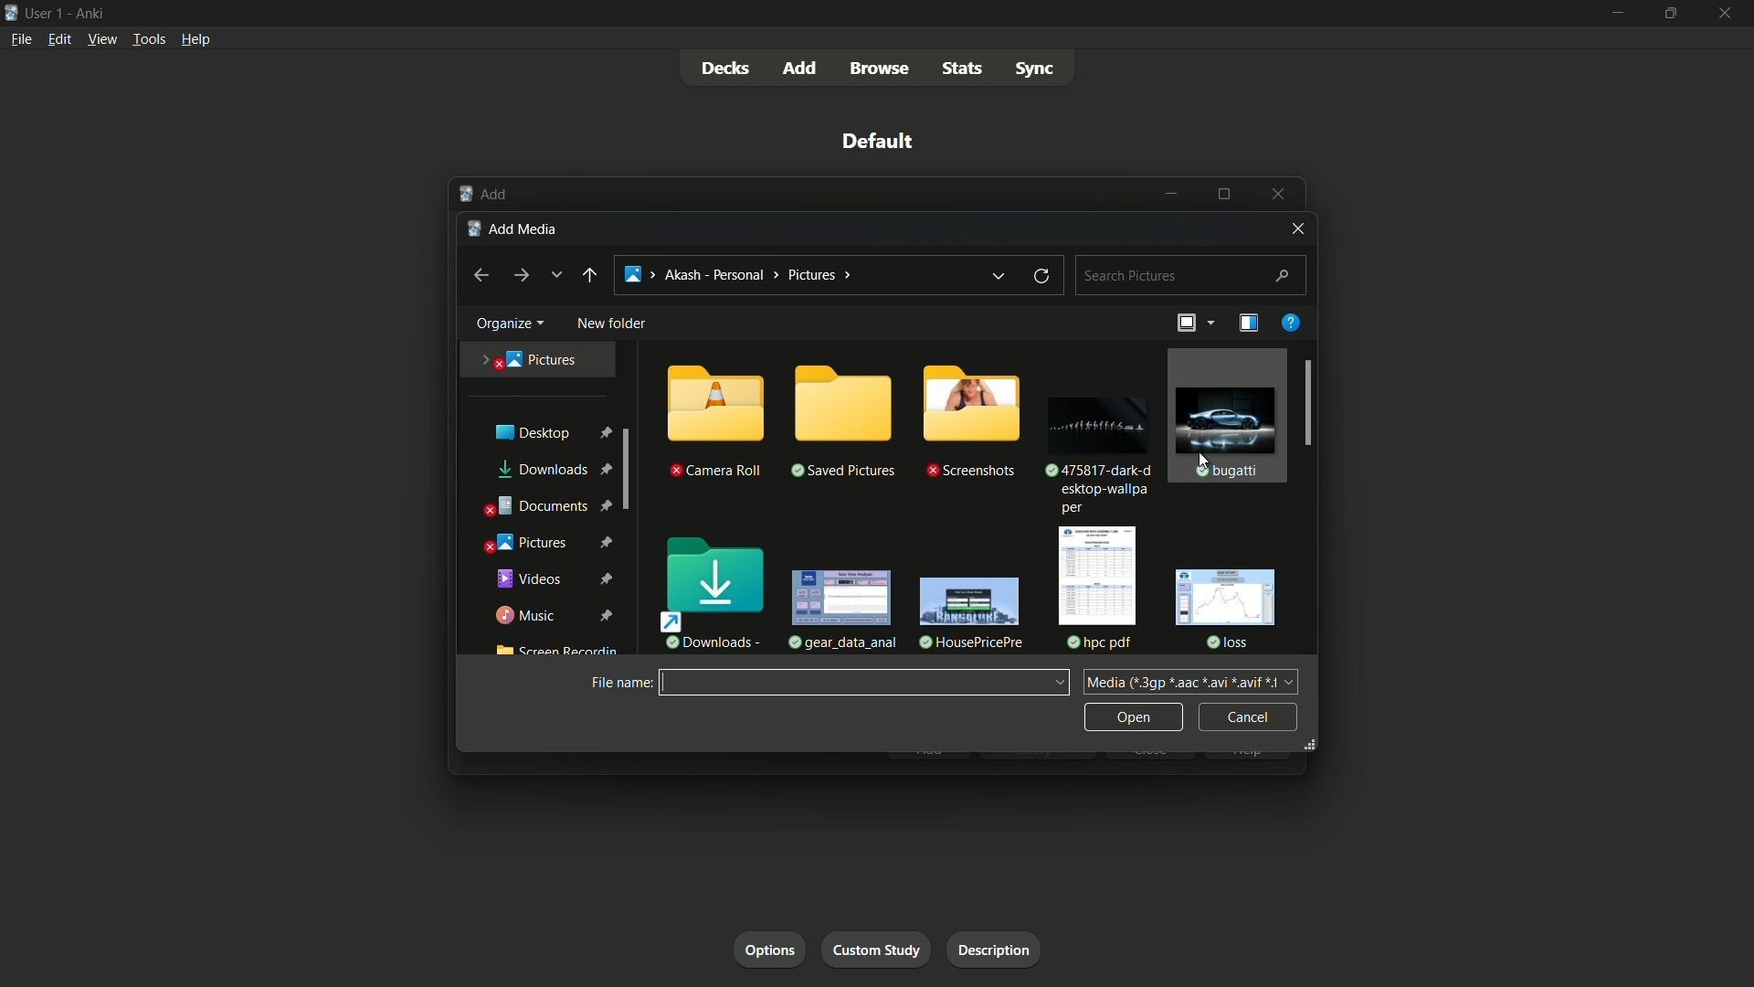 This screenshot has width=1754, height=987. I want to click on file-2, so click(1232, 415).